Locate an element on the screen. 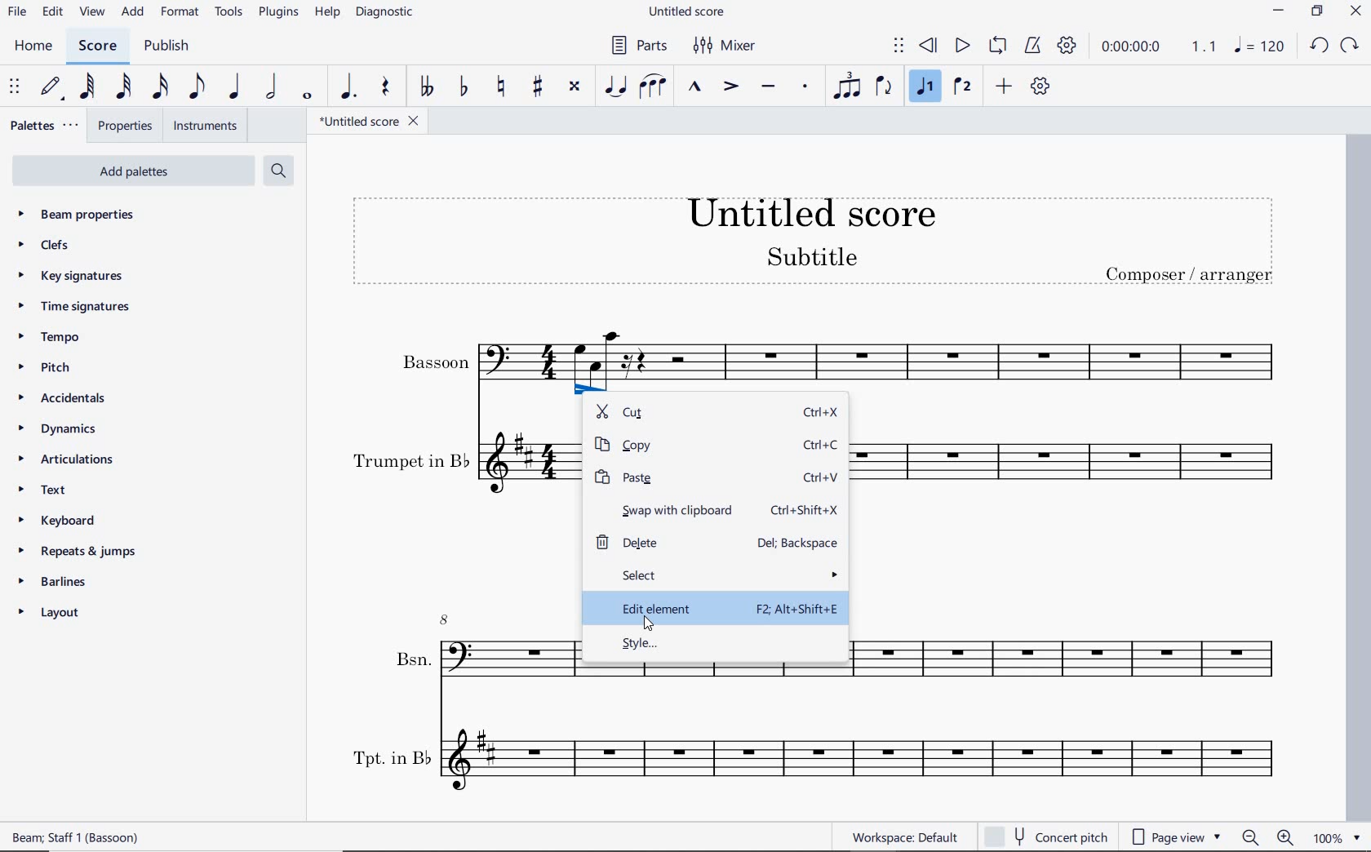  Bassoon is located at coordinates (823, 363).